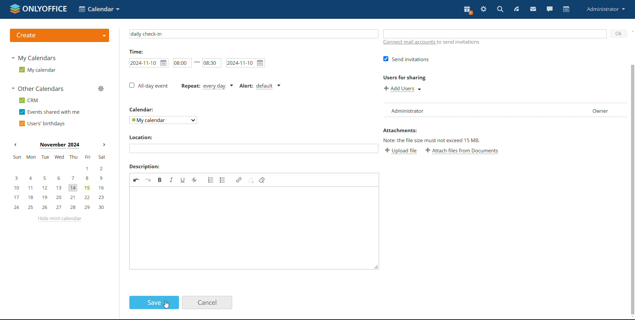  I want to click on my calendar, so click(36, 70).